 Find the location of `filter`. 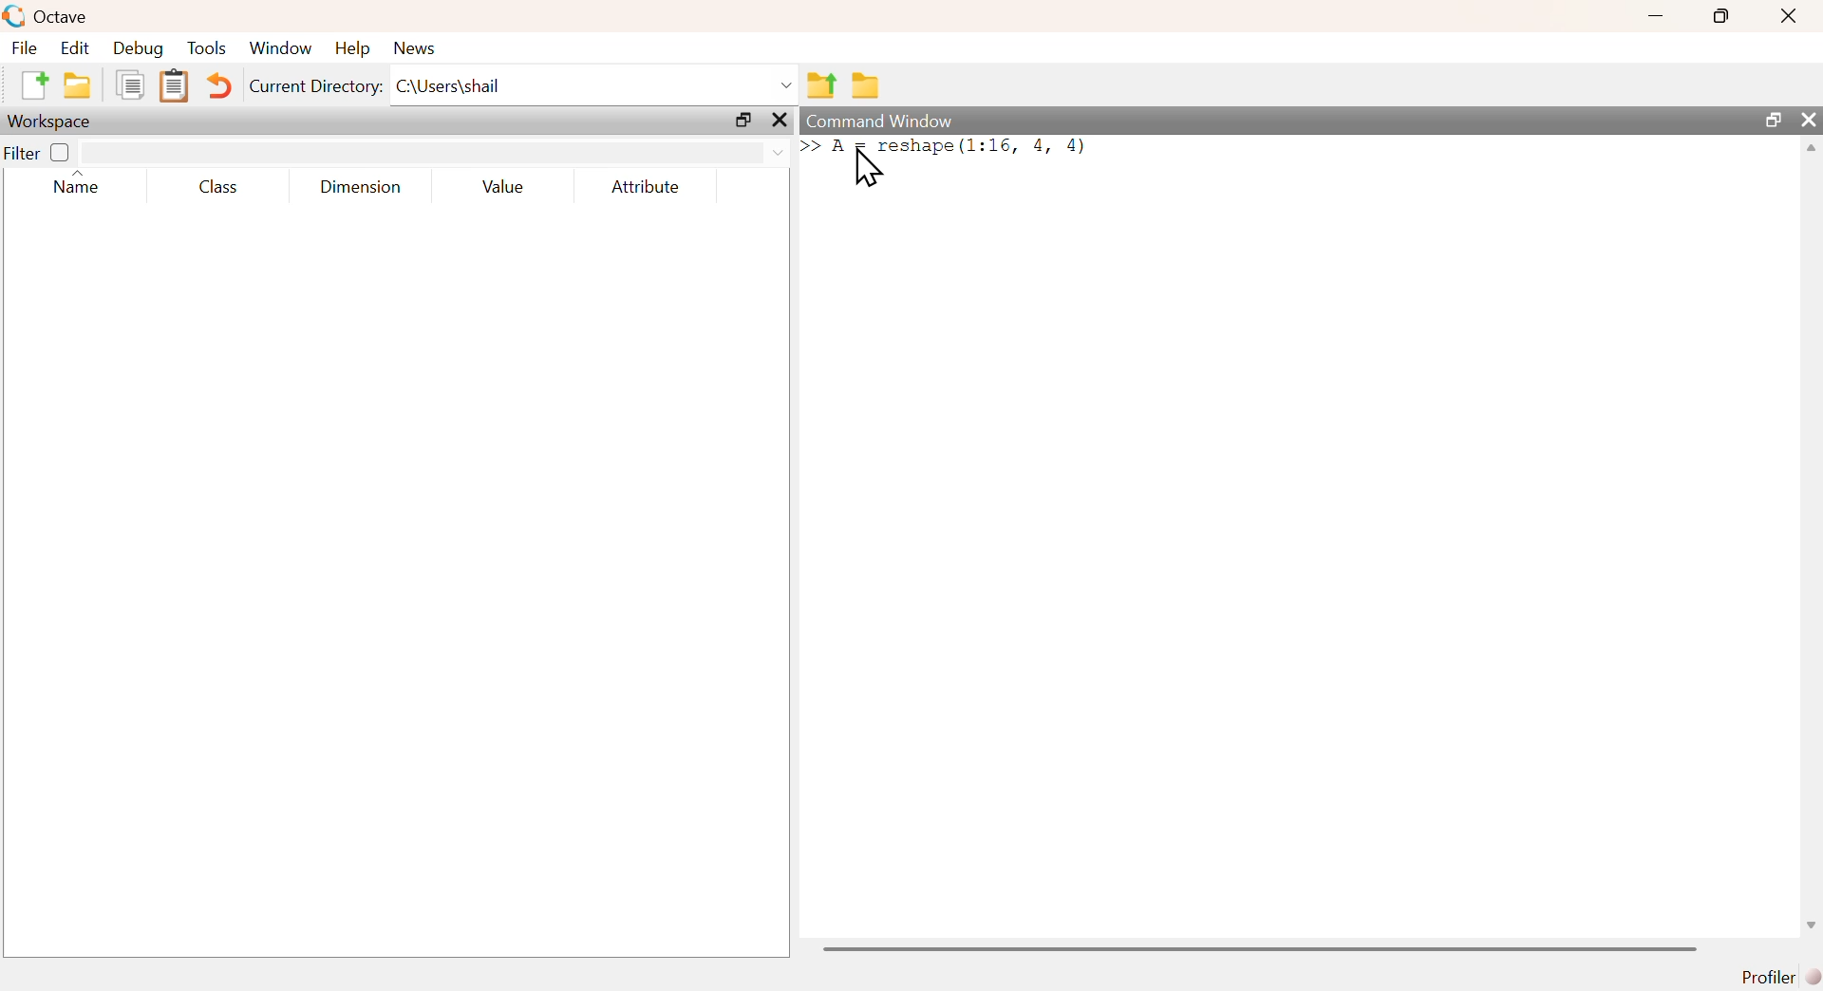

filter is located at coordinates (21, 154).